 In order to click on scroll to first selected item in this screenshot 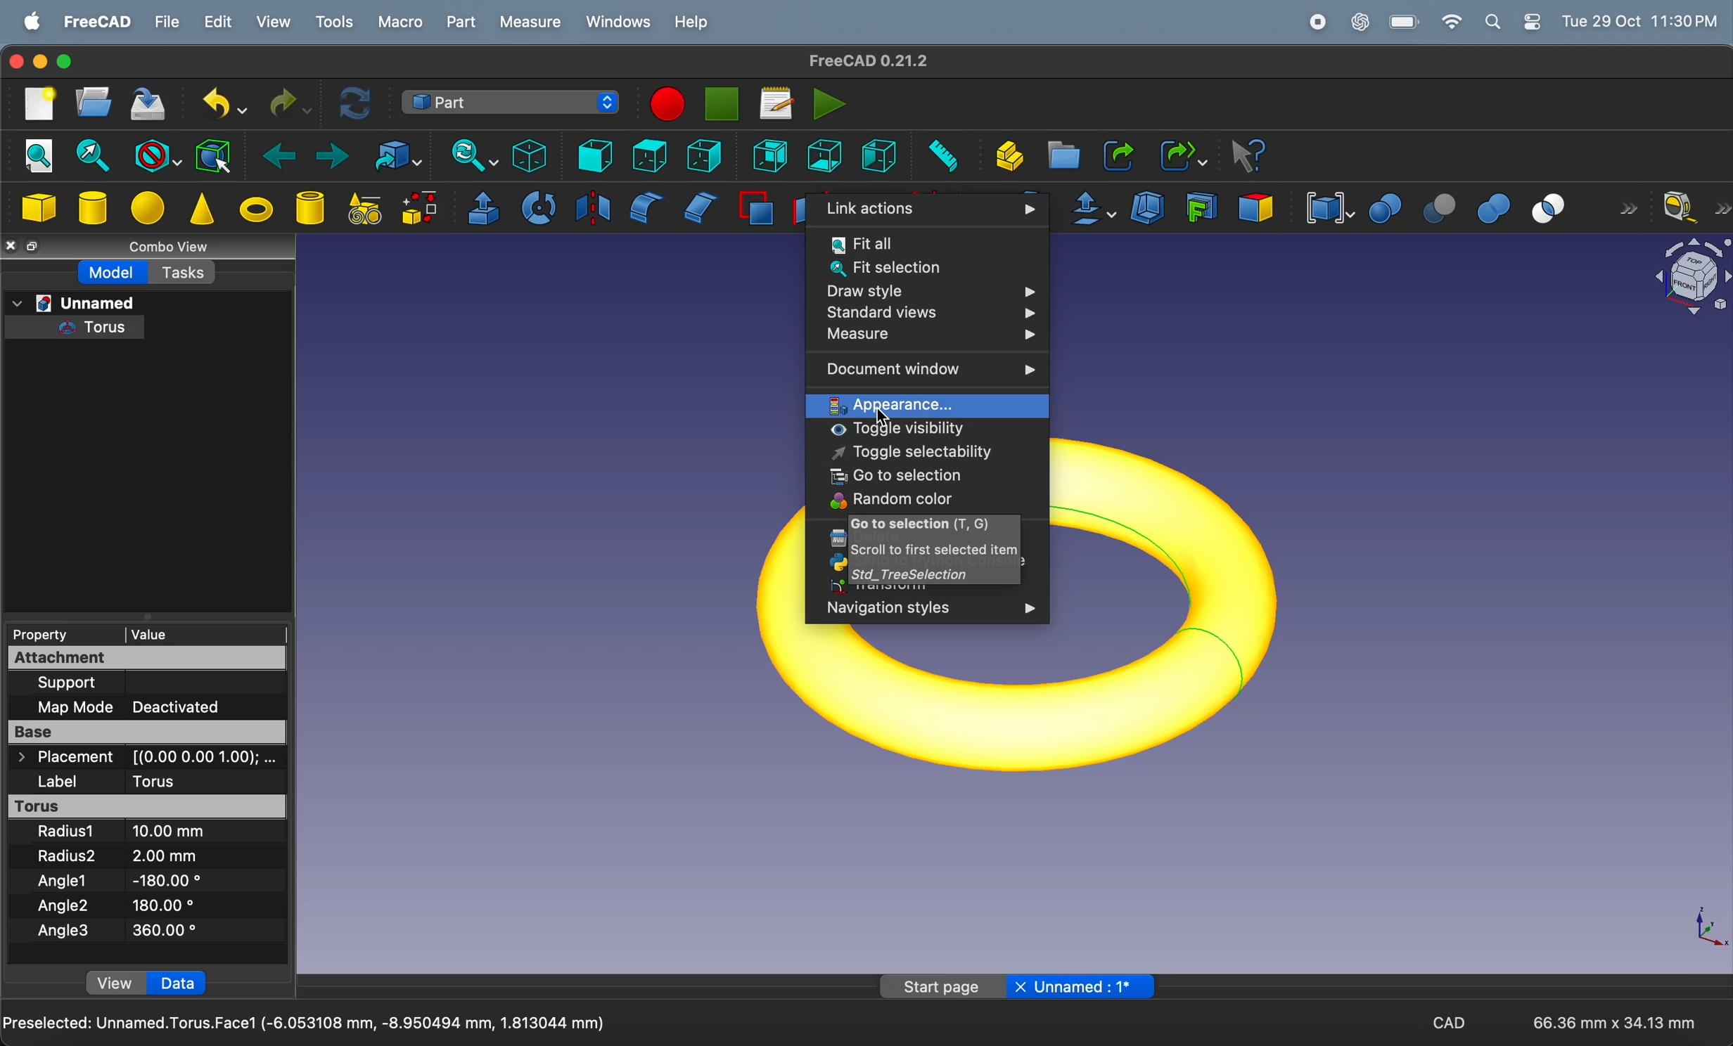, I will do `click(933, 550)`.